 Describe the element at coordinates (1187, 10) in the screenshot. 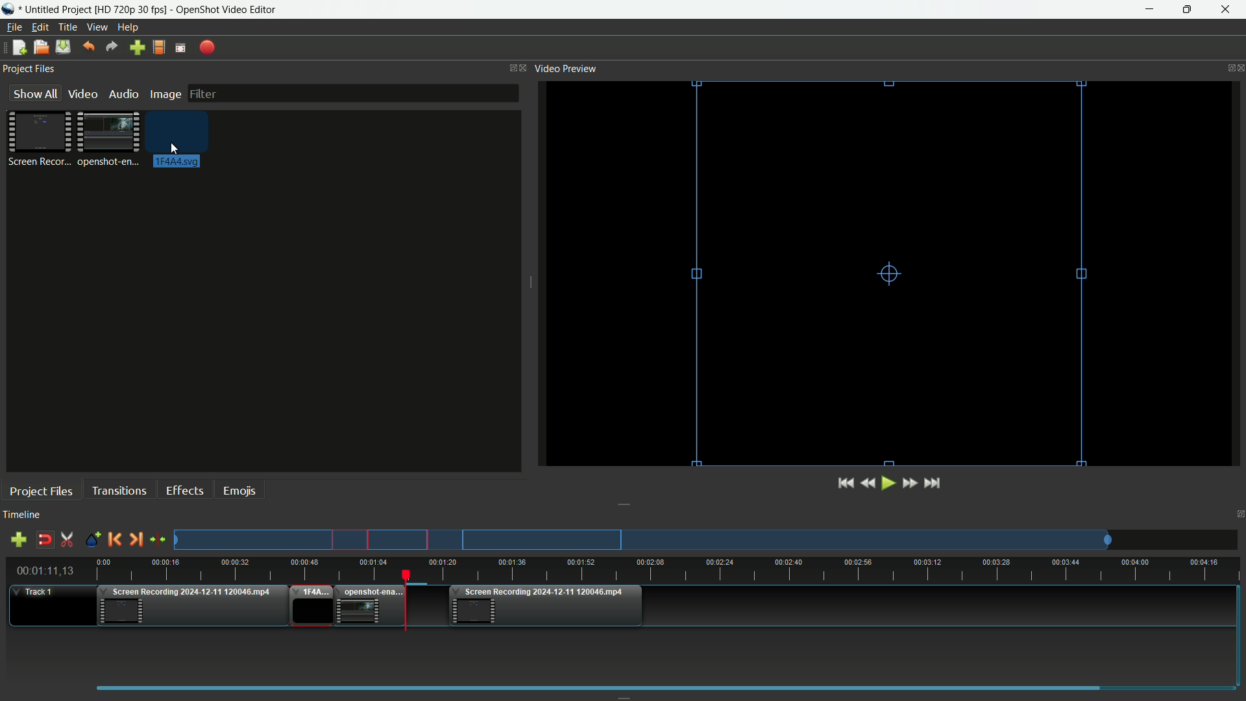

I see `maximize` at that location.